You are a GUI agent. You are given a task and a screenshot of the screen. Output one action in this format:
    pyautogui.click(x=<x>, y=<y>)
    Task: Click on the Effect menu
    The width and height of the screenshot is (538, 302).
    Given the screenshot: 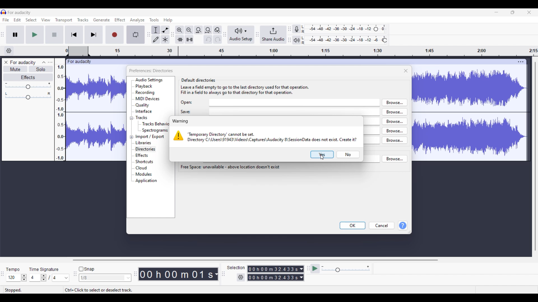 What is the action you would take?
    pyautogui.click(x=120, y=20)
    